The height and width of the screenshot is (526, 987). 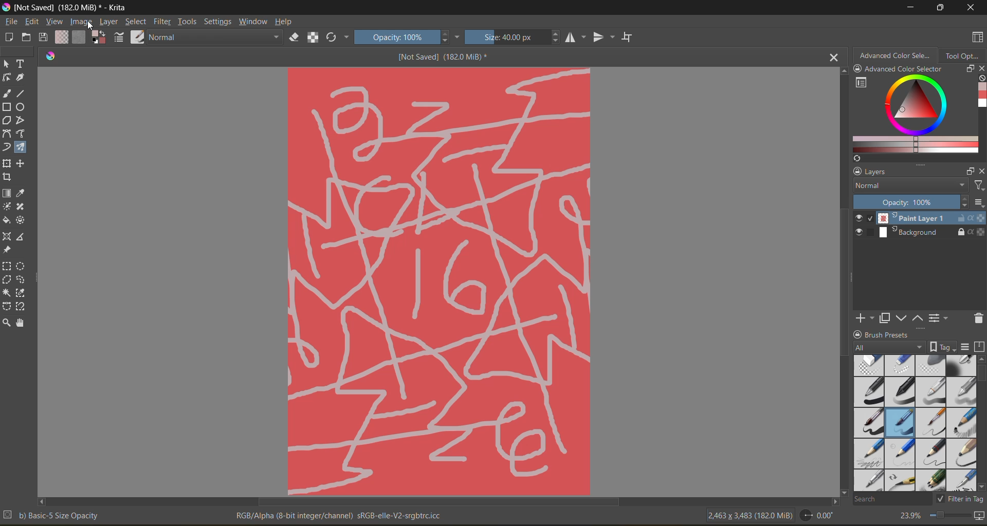 What do you see at coordinates (898, 63) in the screenshot?
I see `advanced color selector` at bounding box center [898, 63].